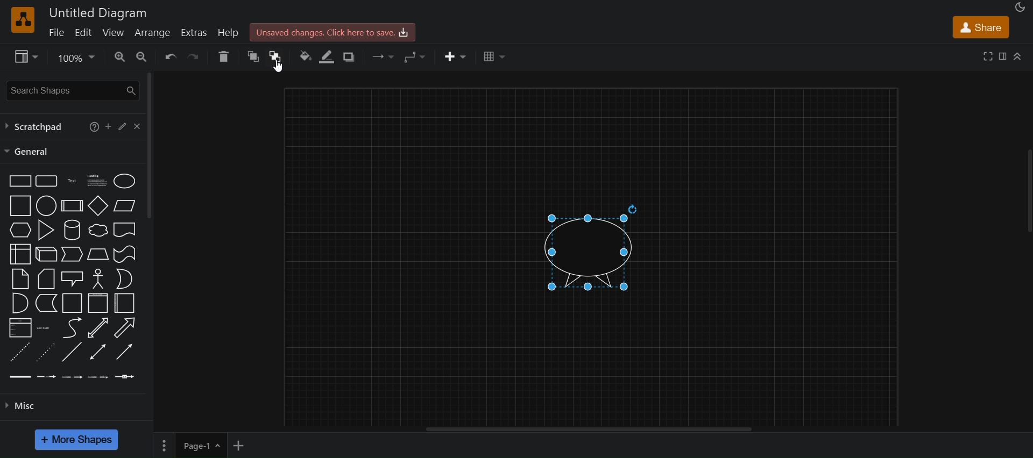 The width and height of the screenshot is (1033, 458). What do you see at coordinates (983, 28) in the screenshot?
I see `share` at bounding box center [983, 28].